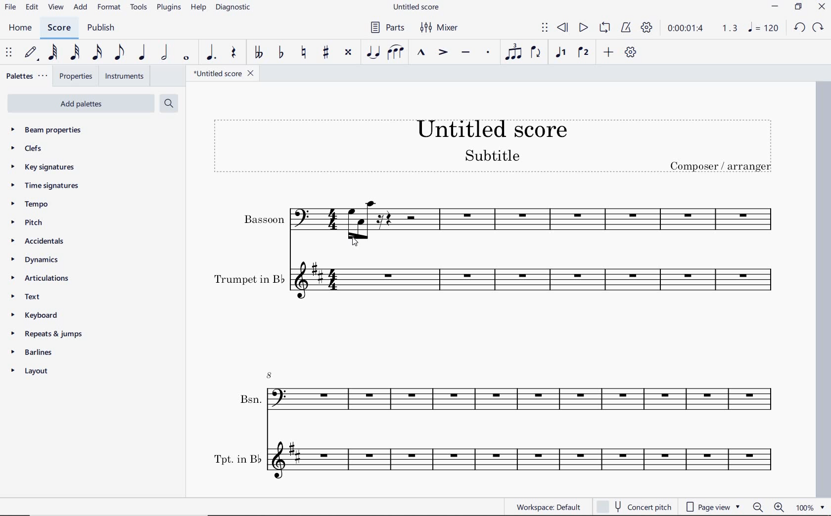 The image size is (831, 516). Describe the element at coordinates (259, 53) in the screenshot. I see `toggle double-flat` at that location.